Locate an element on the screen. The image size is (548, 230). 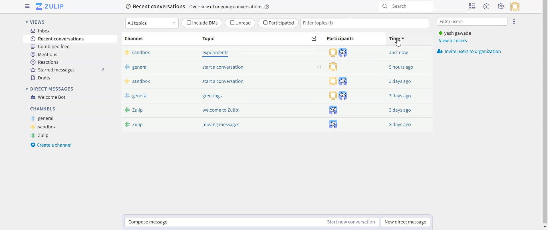
Search is located at coordinates (405, 7).